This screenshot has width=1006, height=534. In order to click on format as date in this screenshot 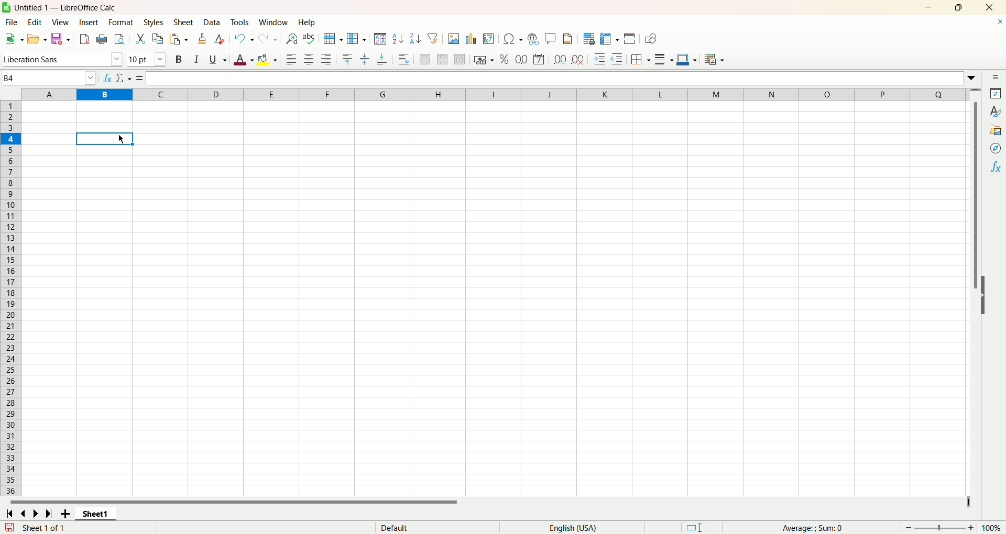, I will do `click(541, 59)`.